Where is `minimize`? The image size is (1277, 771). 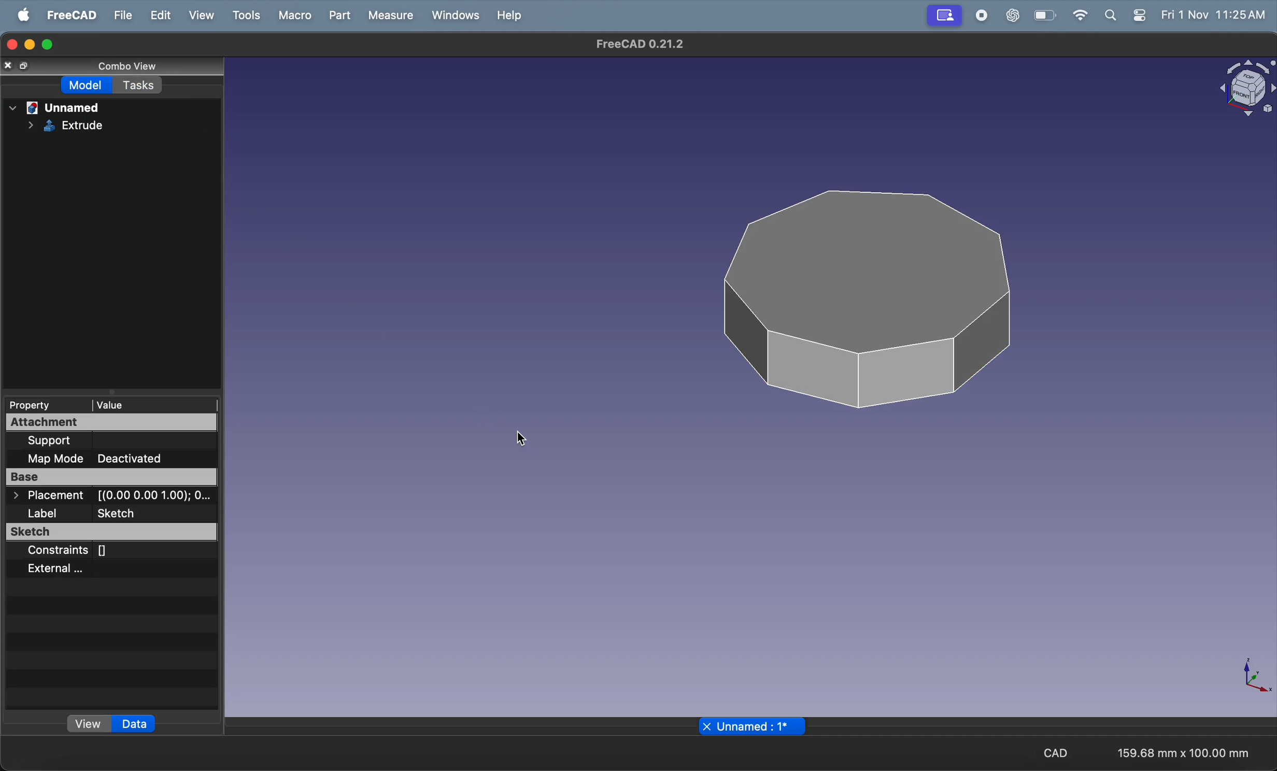
minimize is located at coordinates (30, 45).